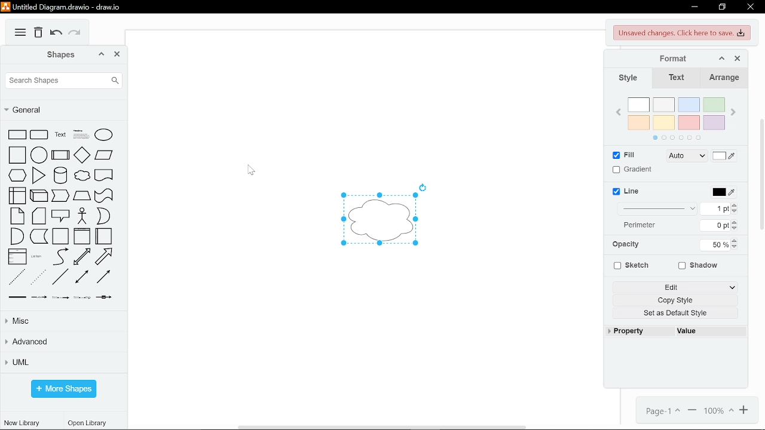 The height and width of the screenshot is (430, 765). What do you see at coordinates (629, 244) in the screenshot?
I see `Indicates input for opacity` at bounding box center [629, 244].